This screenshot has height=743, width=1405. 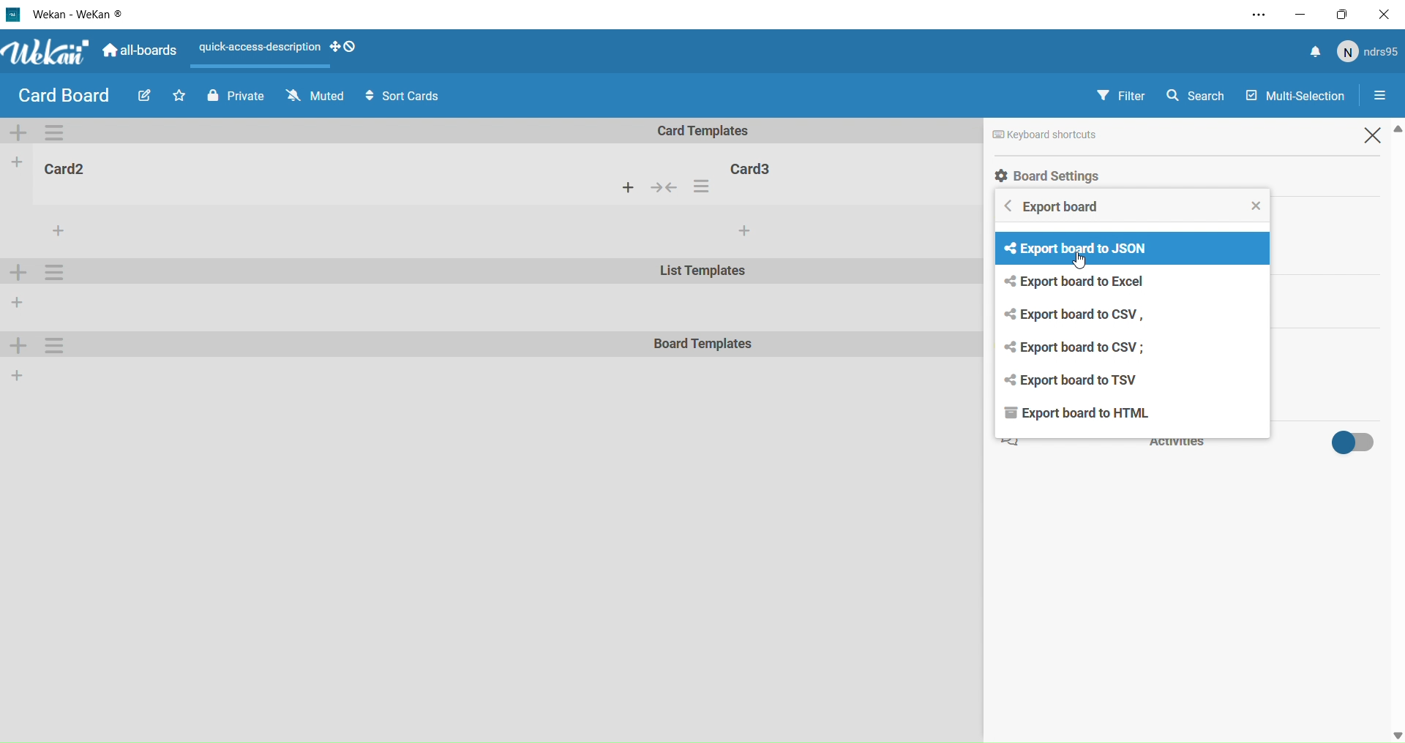 What do you see at coordinates (1104, 175) in the screenshot?
I see `Board settings` at bounding box center [1104, 175].